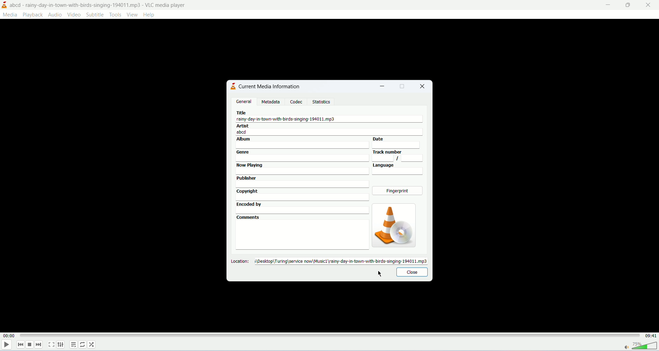 This screenshot has width=659, height=351. I want to click on location:desktop\turing\servicenow\music1\rainy-day-in-town, so click(330, 261).